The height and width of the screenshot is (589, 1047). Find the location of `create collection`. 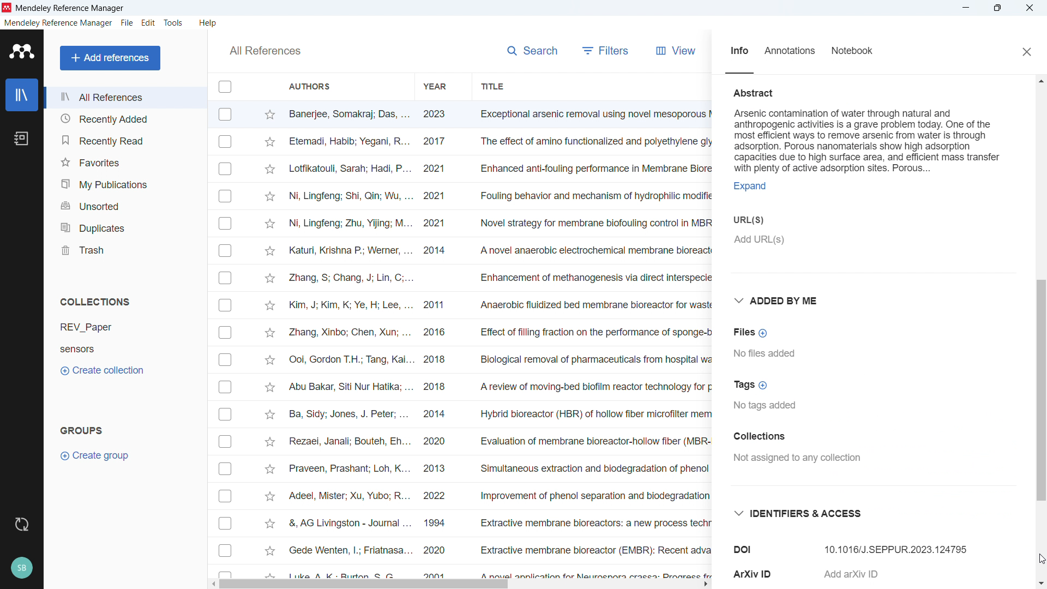

create collection is located at coordinates (104, 370).